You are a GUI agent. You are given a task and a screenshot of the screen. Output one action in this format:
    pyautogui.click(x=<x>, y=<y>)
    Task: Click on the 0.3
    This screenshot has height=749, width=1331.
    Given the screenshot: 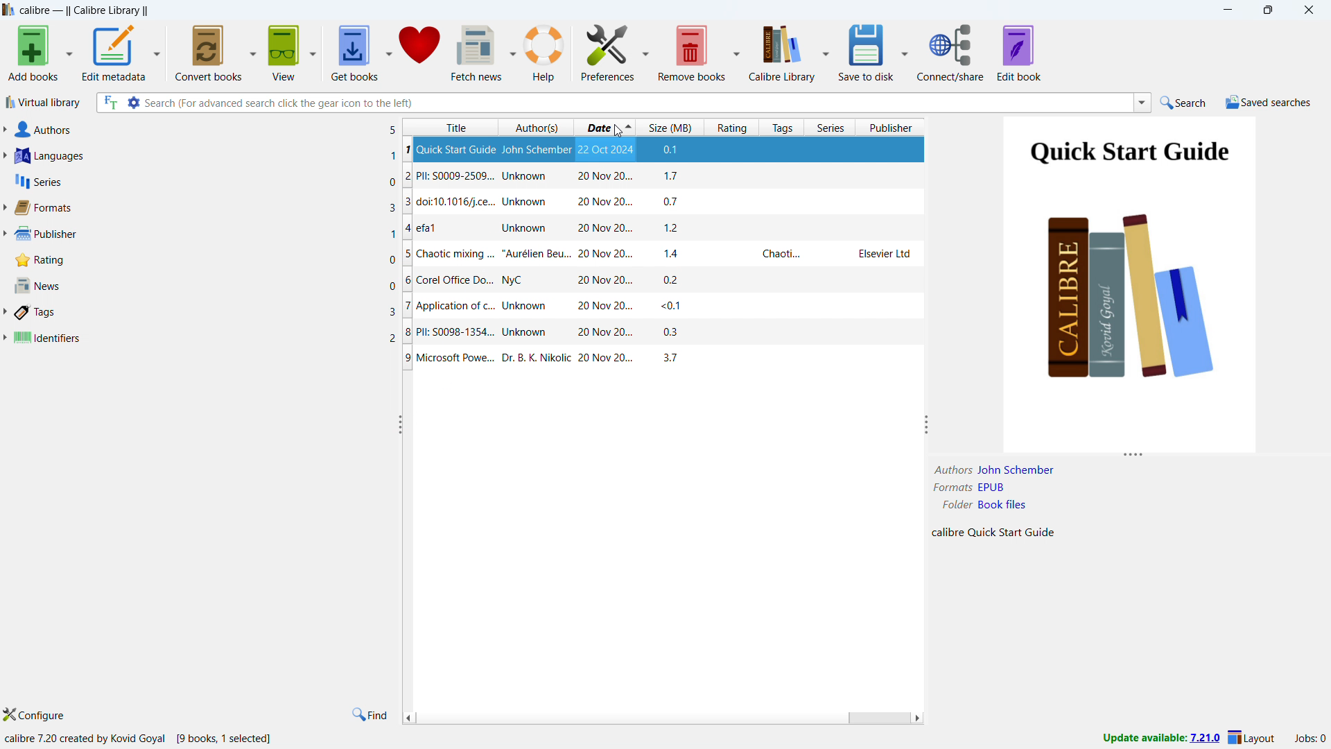 What is the action you would take?
    pyautogui.click(x=675, y=255)
    